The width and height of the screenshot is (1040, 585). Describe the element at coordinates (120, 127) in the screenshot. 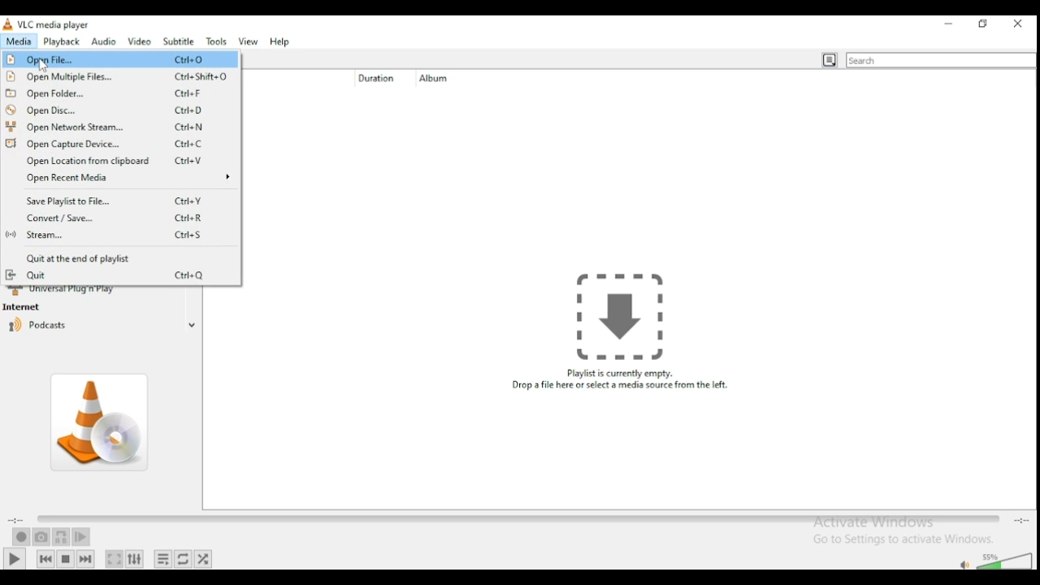

I see `open network streams` at that location.